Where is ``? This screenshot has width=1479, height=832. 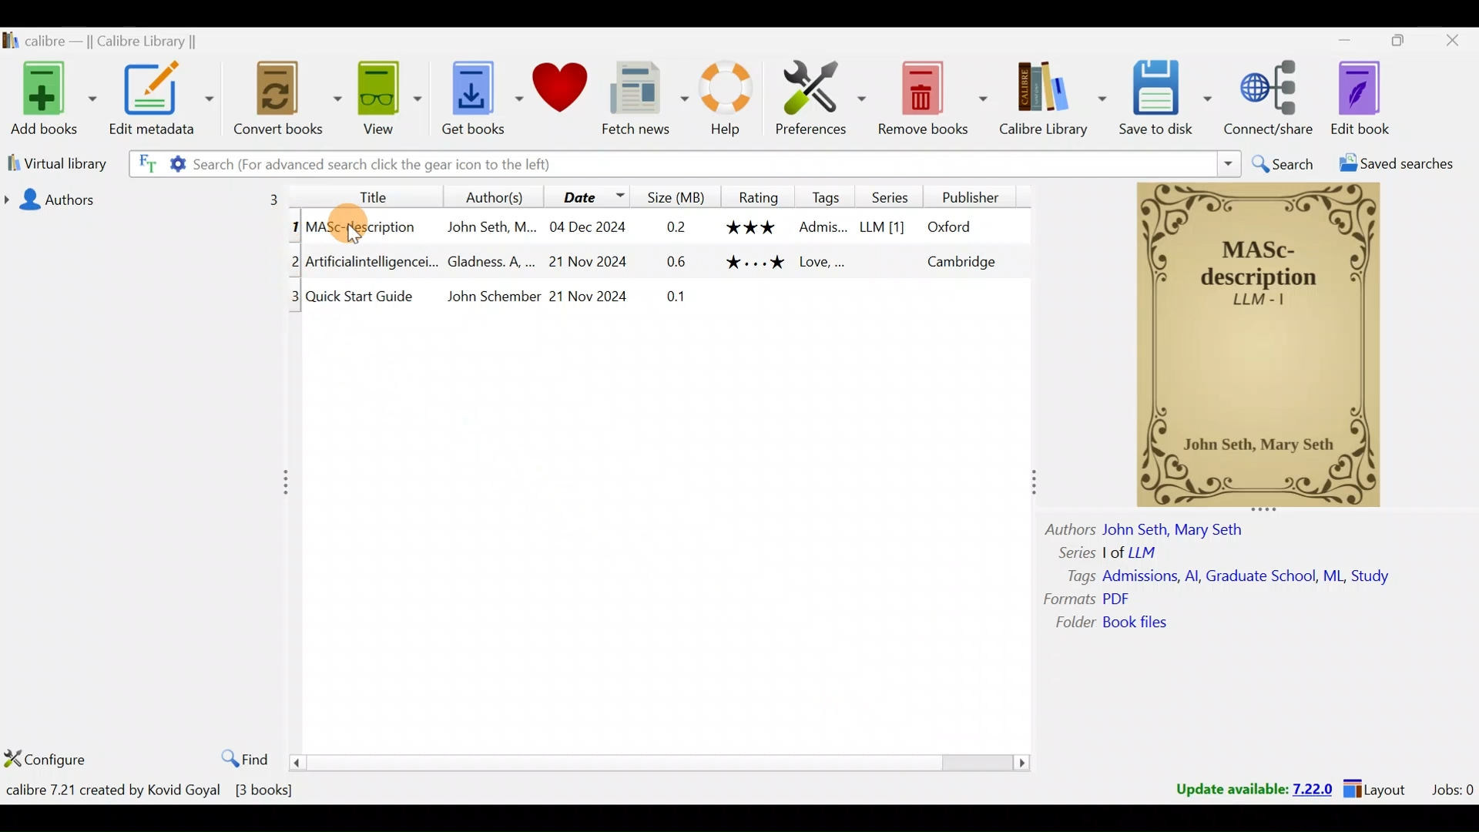
 is located at coordinates (1132, 554).